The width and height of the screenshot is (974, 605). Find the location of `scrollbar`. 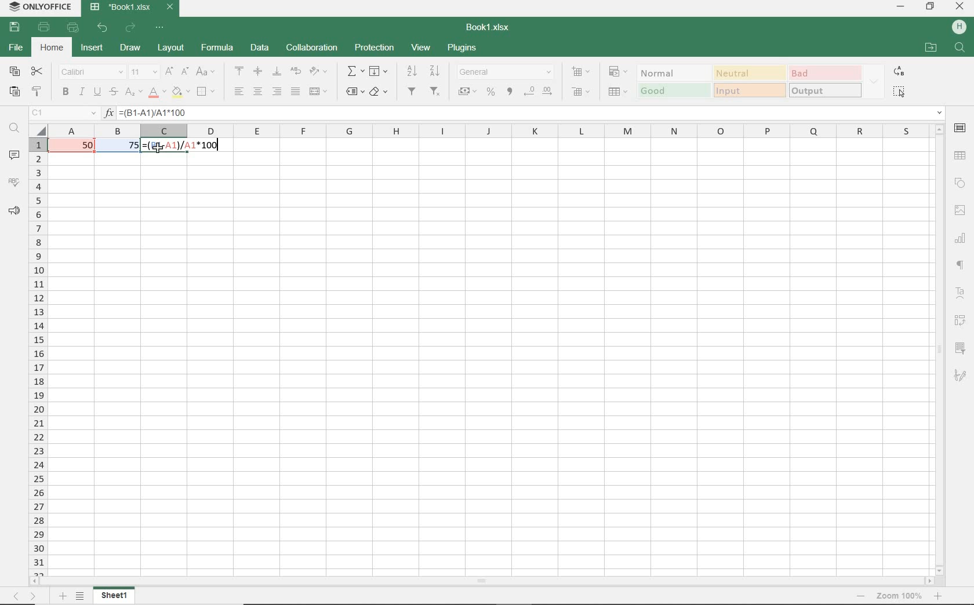

scrollbar is located at coordinates (484, 582).